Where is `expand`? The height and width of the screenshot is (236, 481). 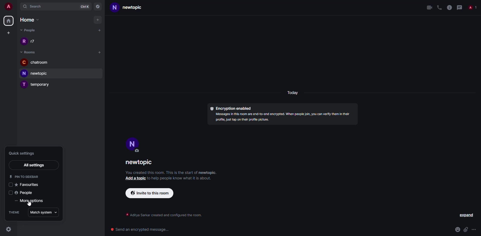 expand is located at coordinates (465, 215).